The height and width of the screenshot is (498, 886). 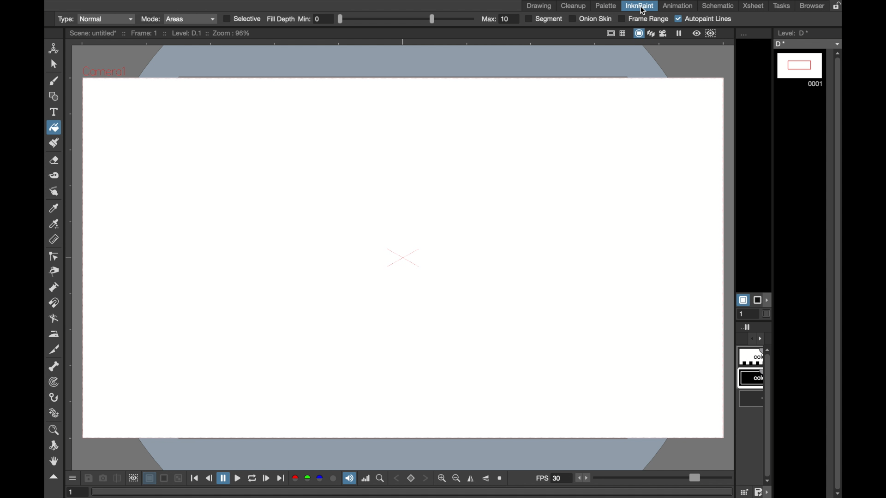 What do you see at coordinates (54, 350) in the screenshot?
I see `cutter tool` at bounding box center [54, 350].